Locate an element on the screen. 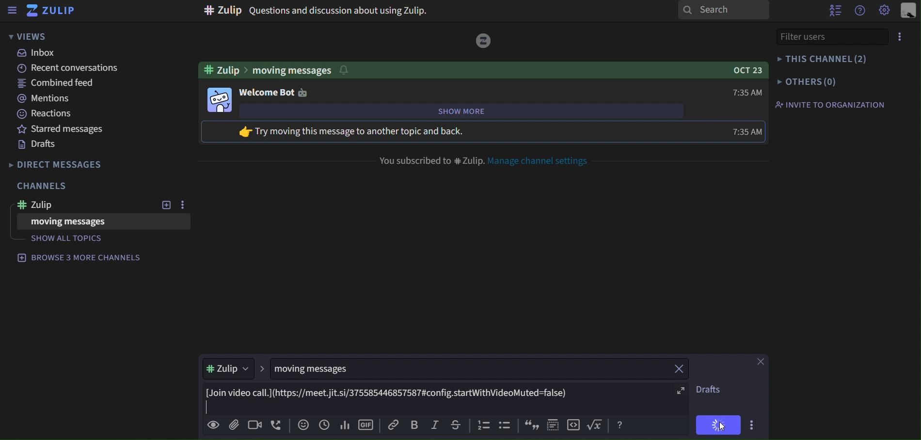 This screenshot has height=440, width=921. #Zulip is located at coordinates (78, 204).